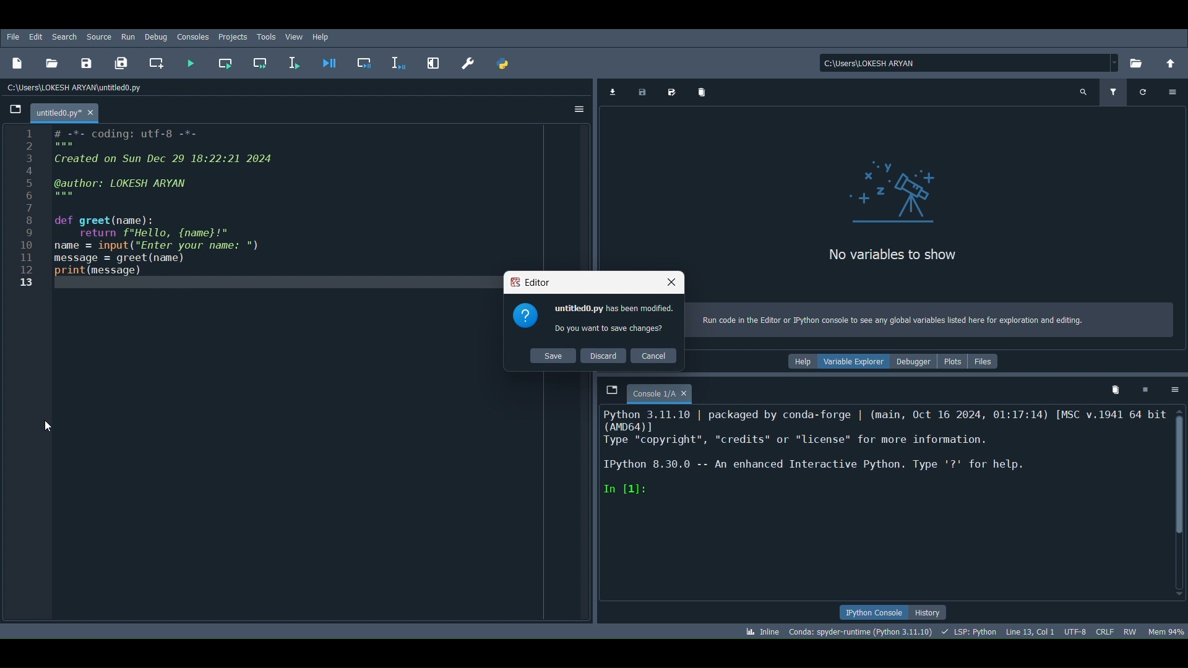 The image size is (1188, 668). Describe the element at coordinates (18, 210) in the screenshot. I see `Serial numbers : (1-13)` at that location.